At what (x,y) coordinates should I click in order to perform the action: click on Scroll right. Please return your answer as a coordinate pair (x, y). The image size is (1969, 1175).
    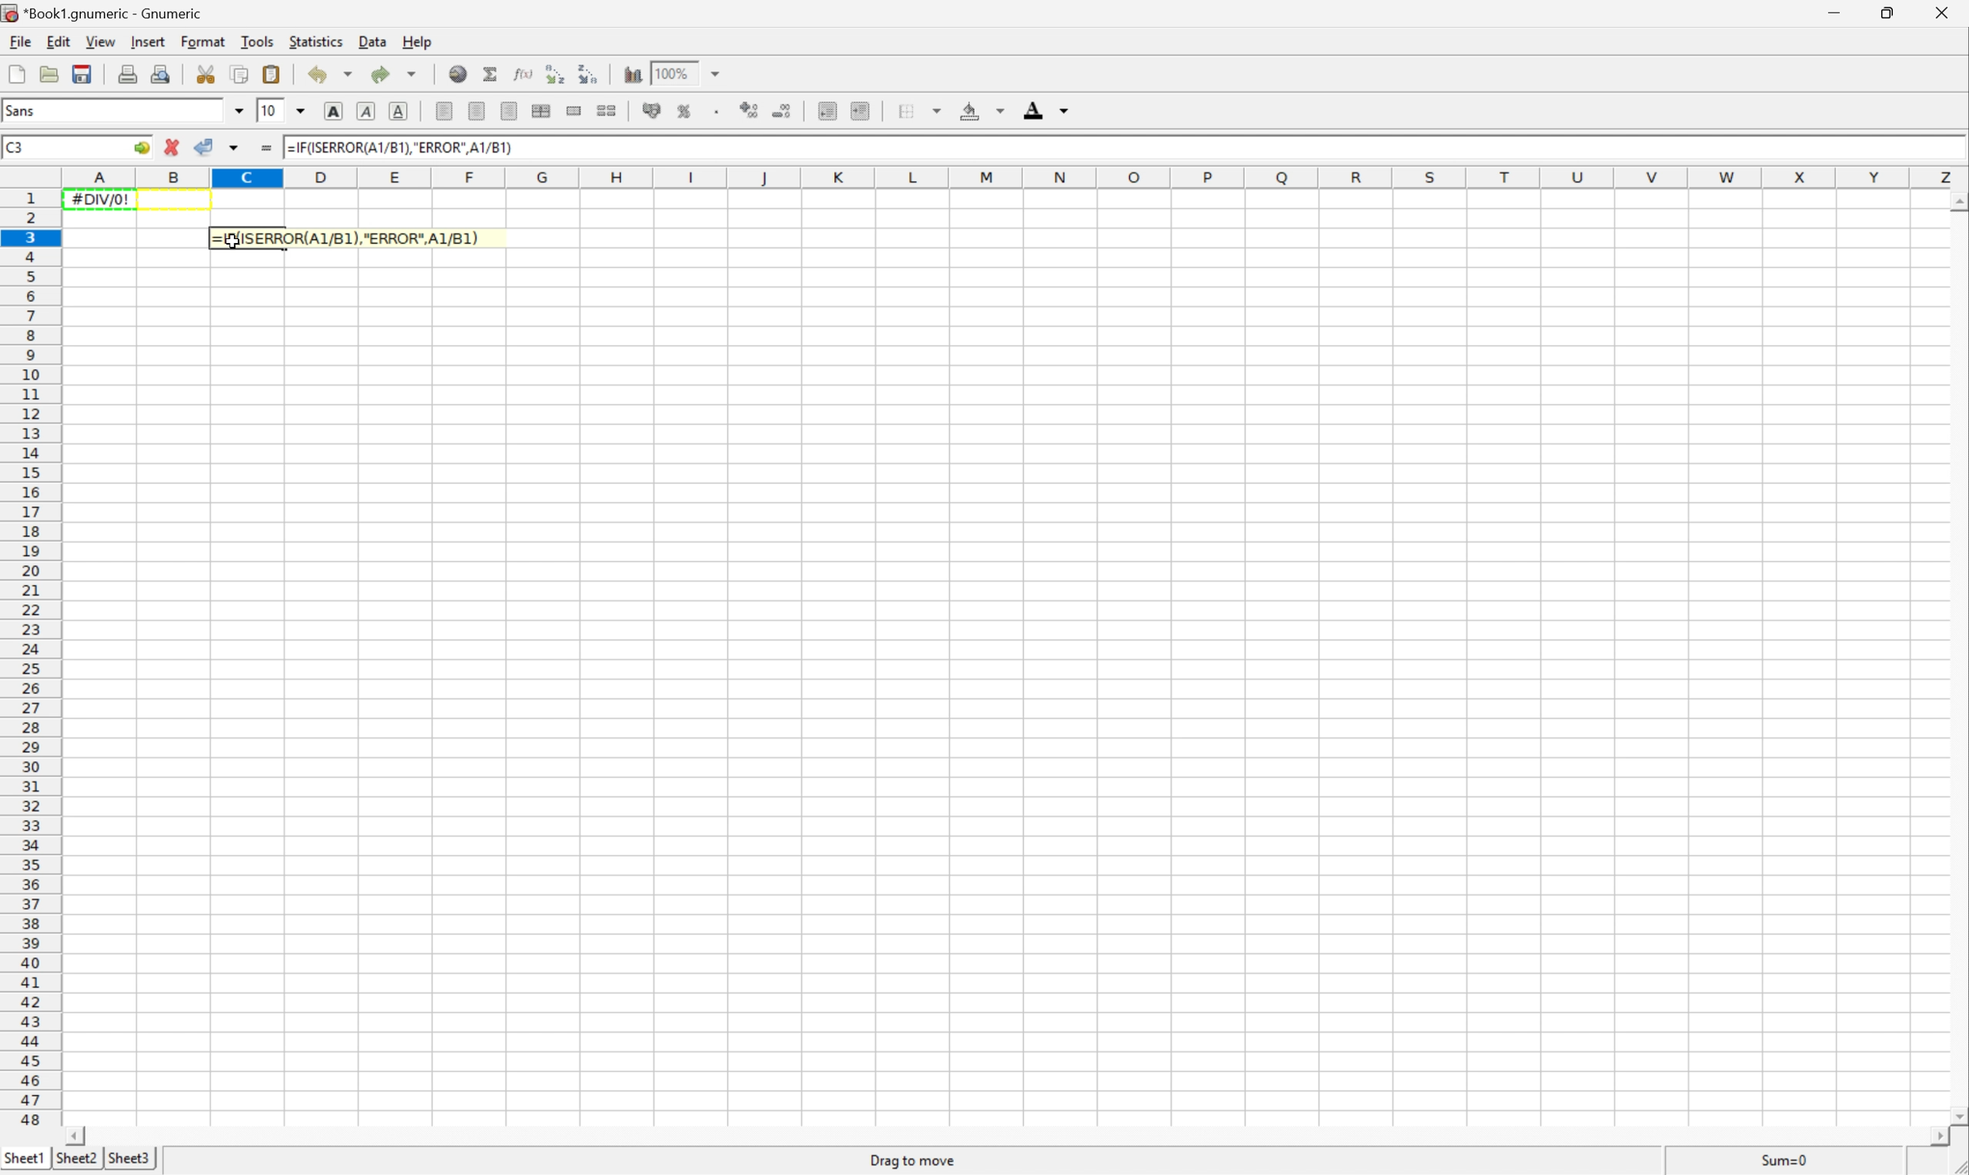
    Looking at the image, I should click on (1925, 1138).